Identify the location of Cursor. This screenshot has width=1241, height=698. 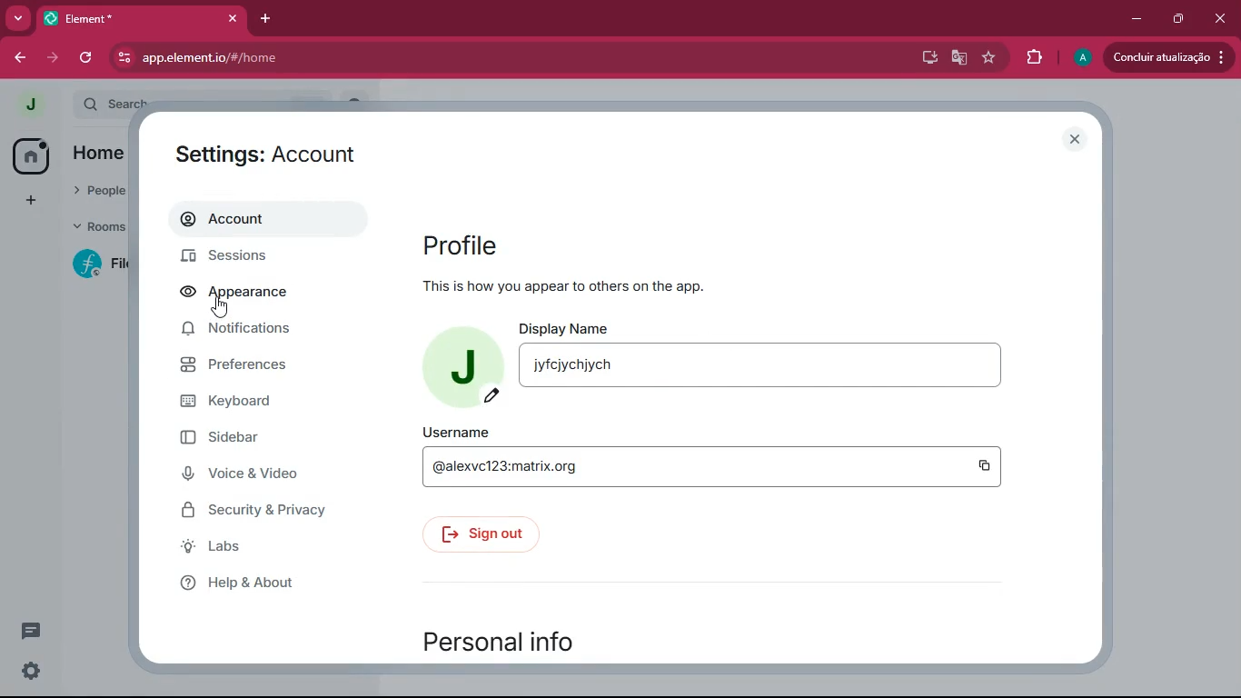
(220, 308).